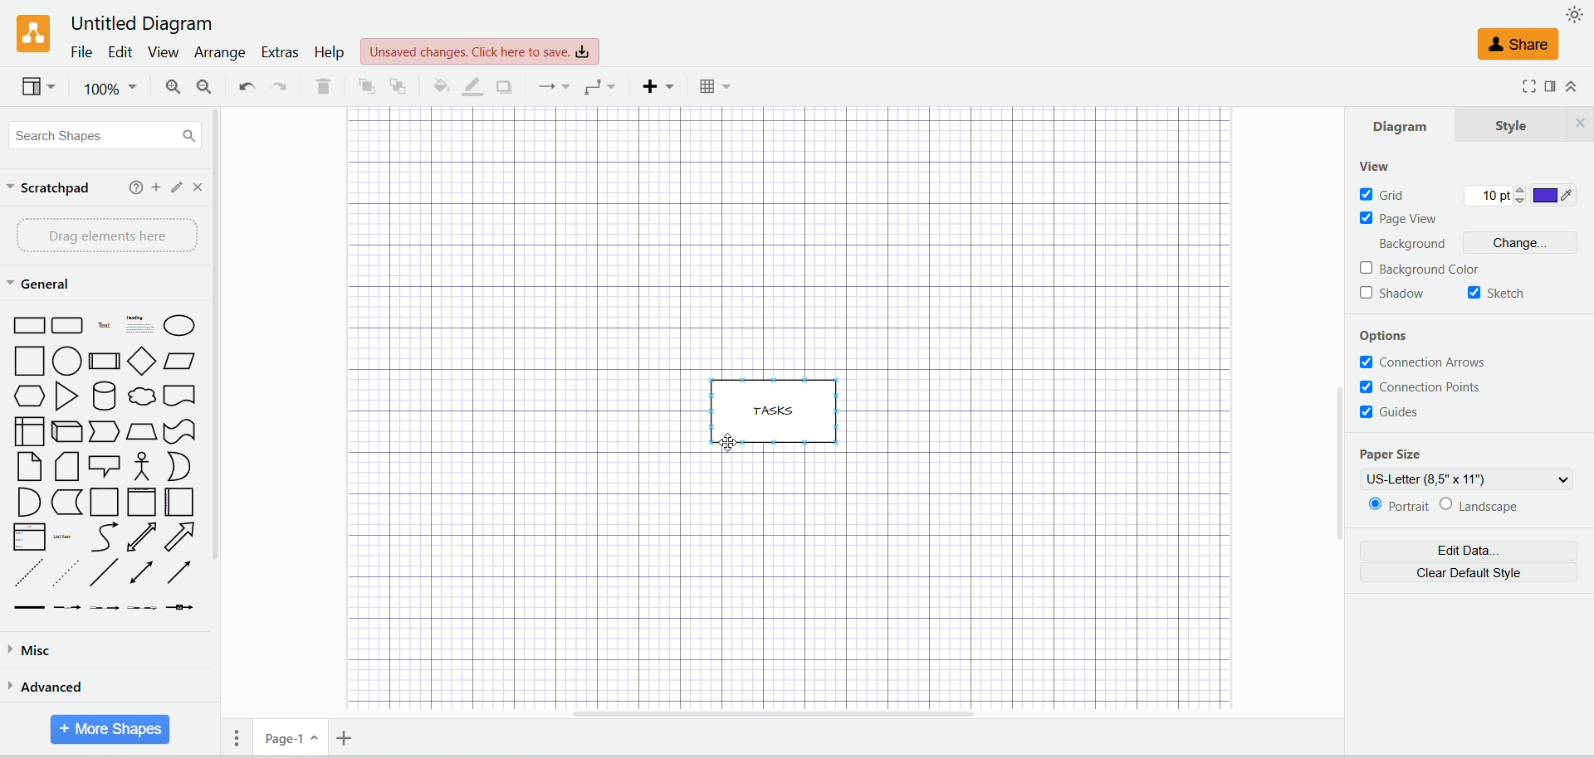  What do you see at coordinates (141, 432) in the screenshot?
I see `Trapezoid` at bounding box center [141, 432].